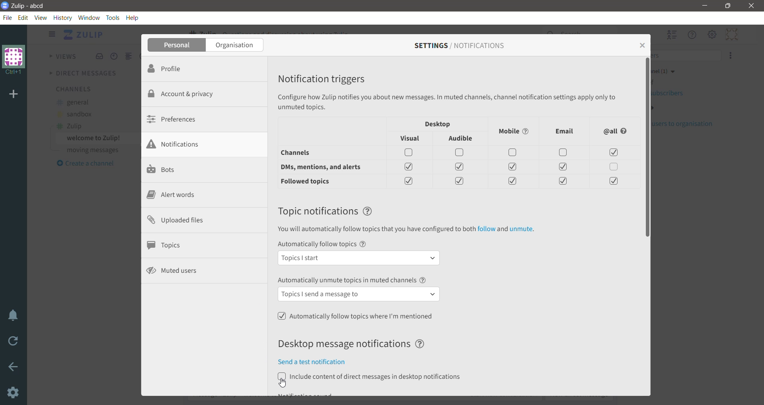 The width and height of the screenshot is (764, 405). Describe the element at coordinates (514, 154) in the screenshot. I see `check box` at that location.